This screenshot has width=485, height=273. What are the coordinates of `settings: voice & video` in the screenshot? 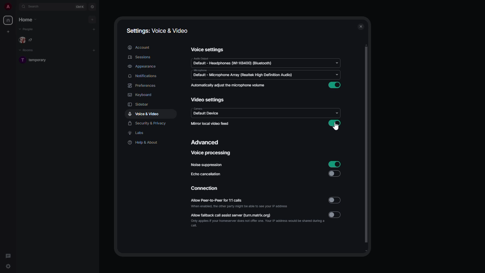 It's located at (156, 30).